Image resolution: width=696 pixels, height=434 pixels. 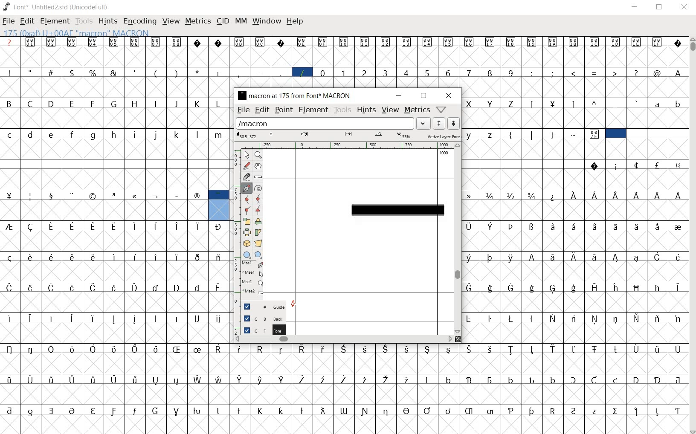 What do you see at coordinates (314, 110) in the screenshot?
I see `element` at bounding box center [314, 110].